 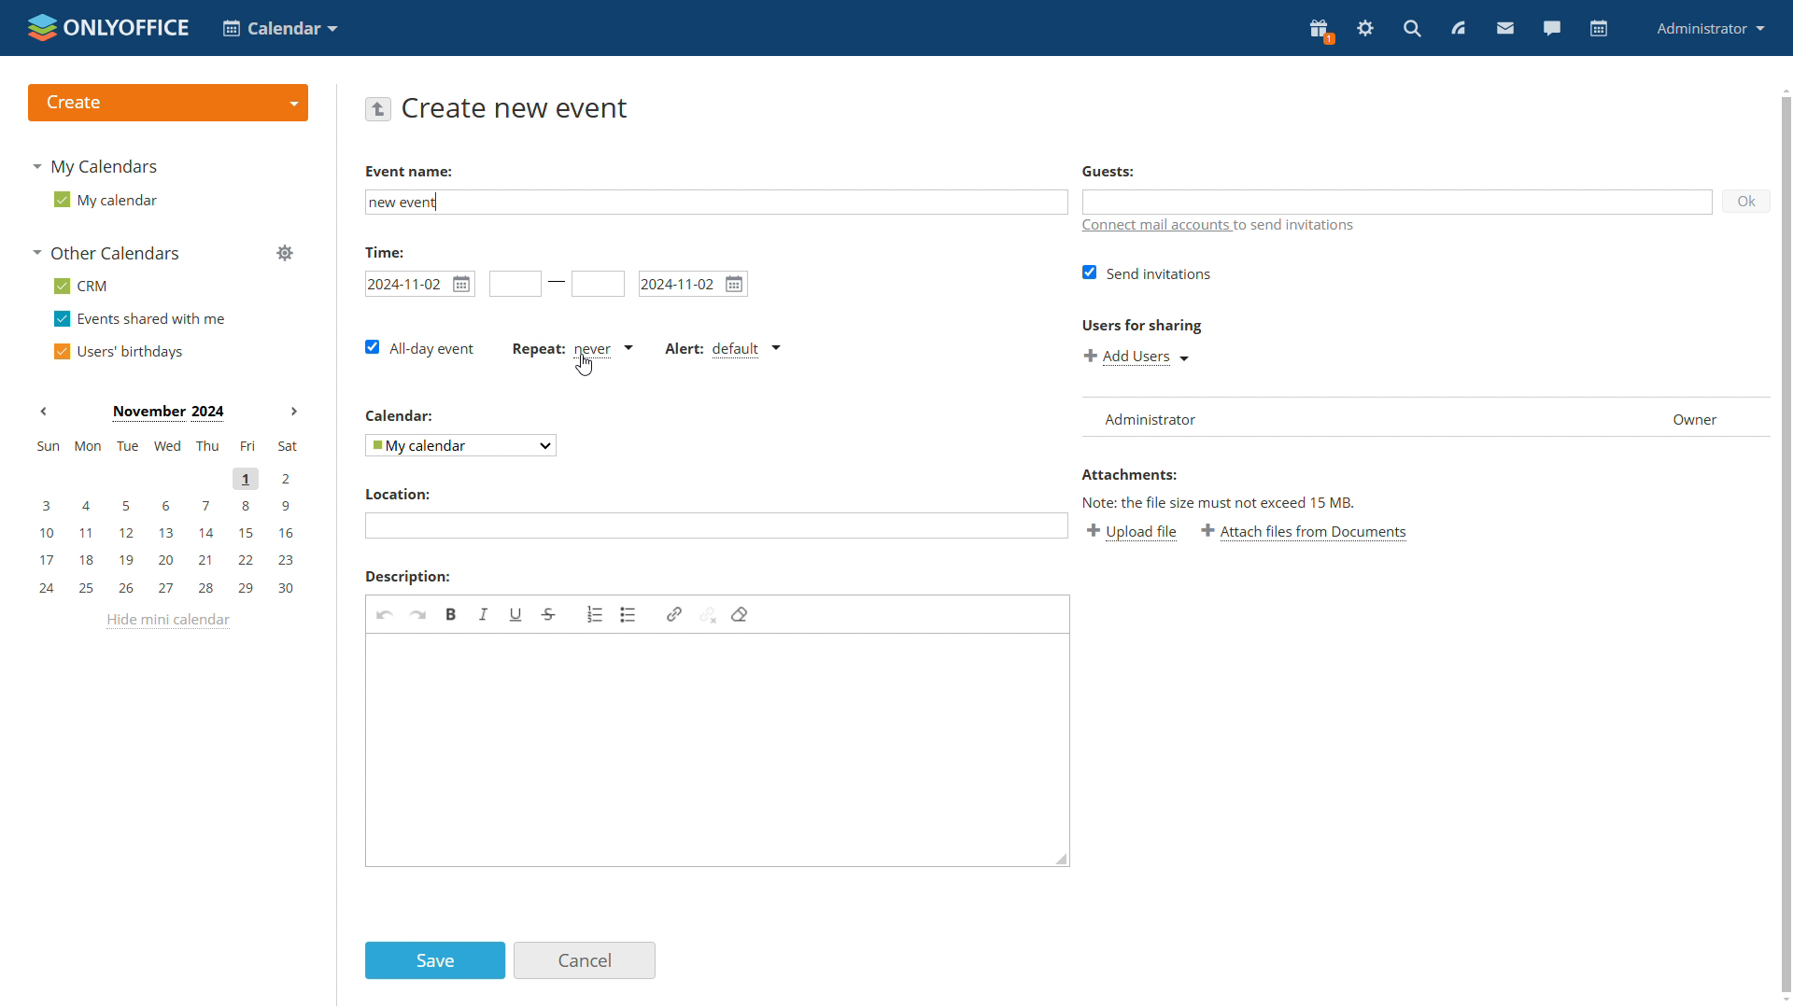 What do you see at coordinates (118, 350) in the screenshot?
I see `users' birthdays` at bounding box center [118, 350].